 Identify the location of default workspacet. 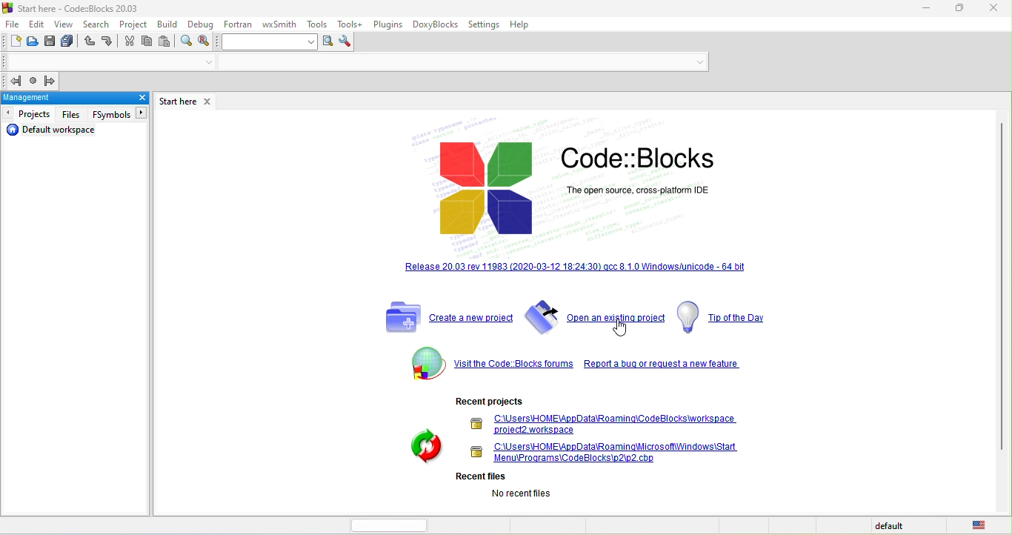
(56, 130).